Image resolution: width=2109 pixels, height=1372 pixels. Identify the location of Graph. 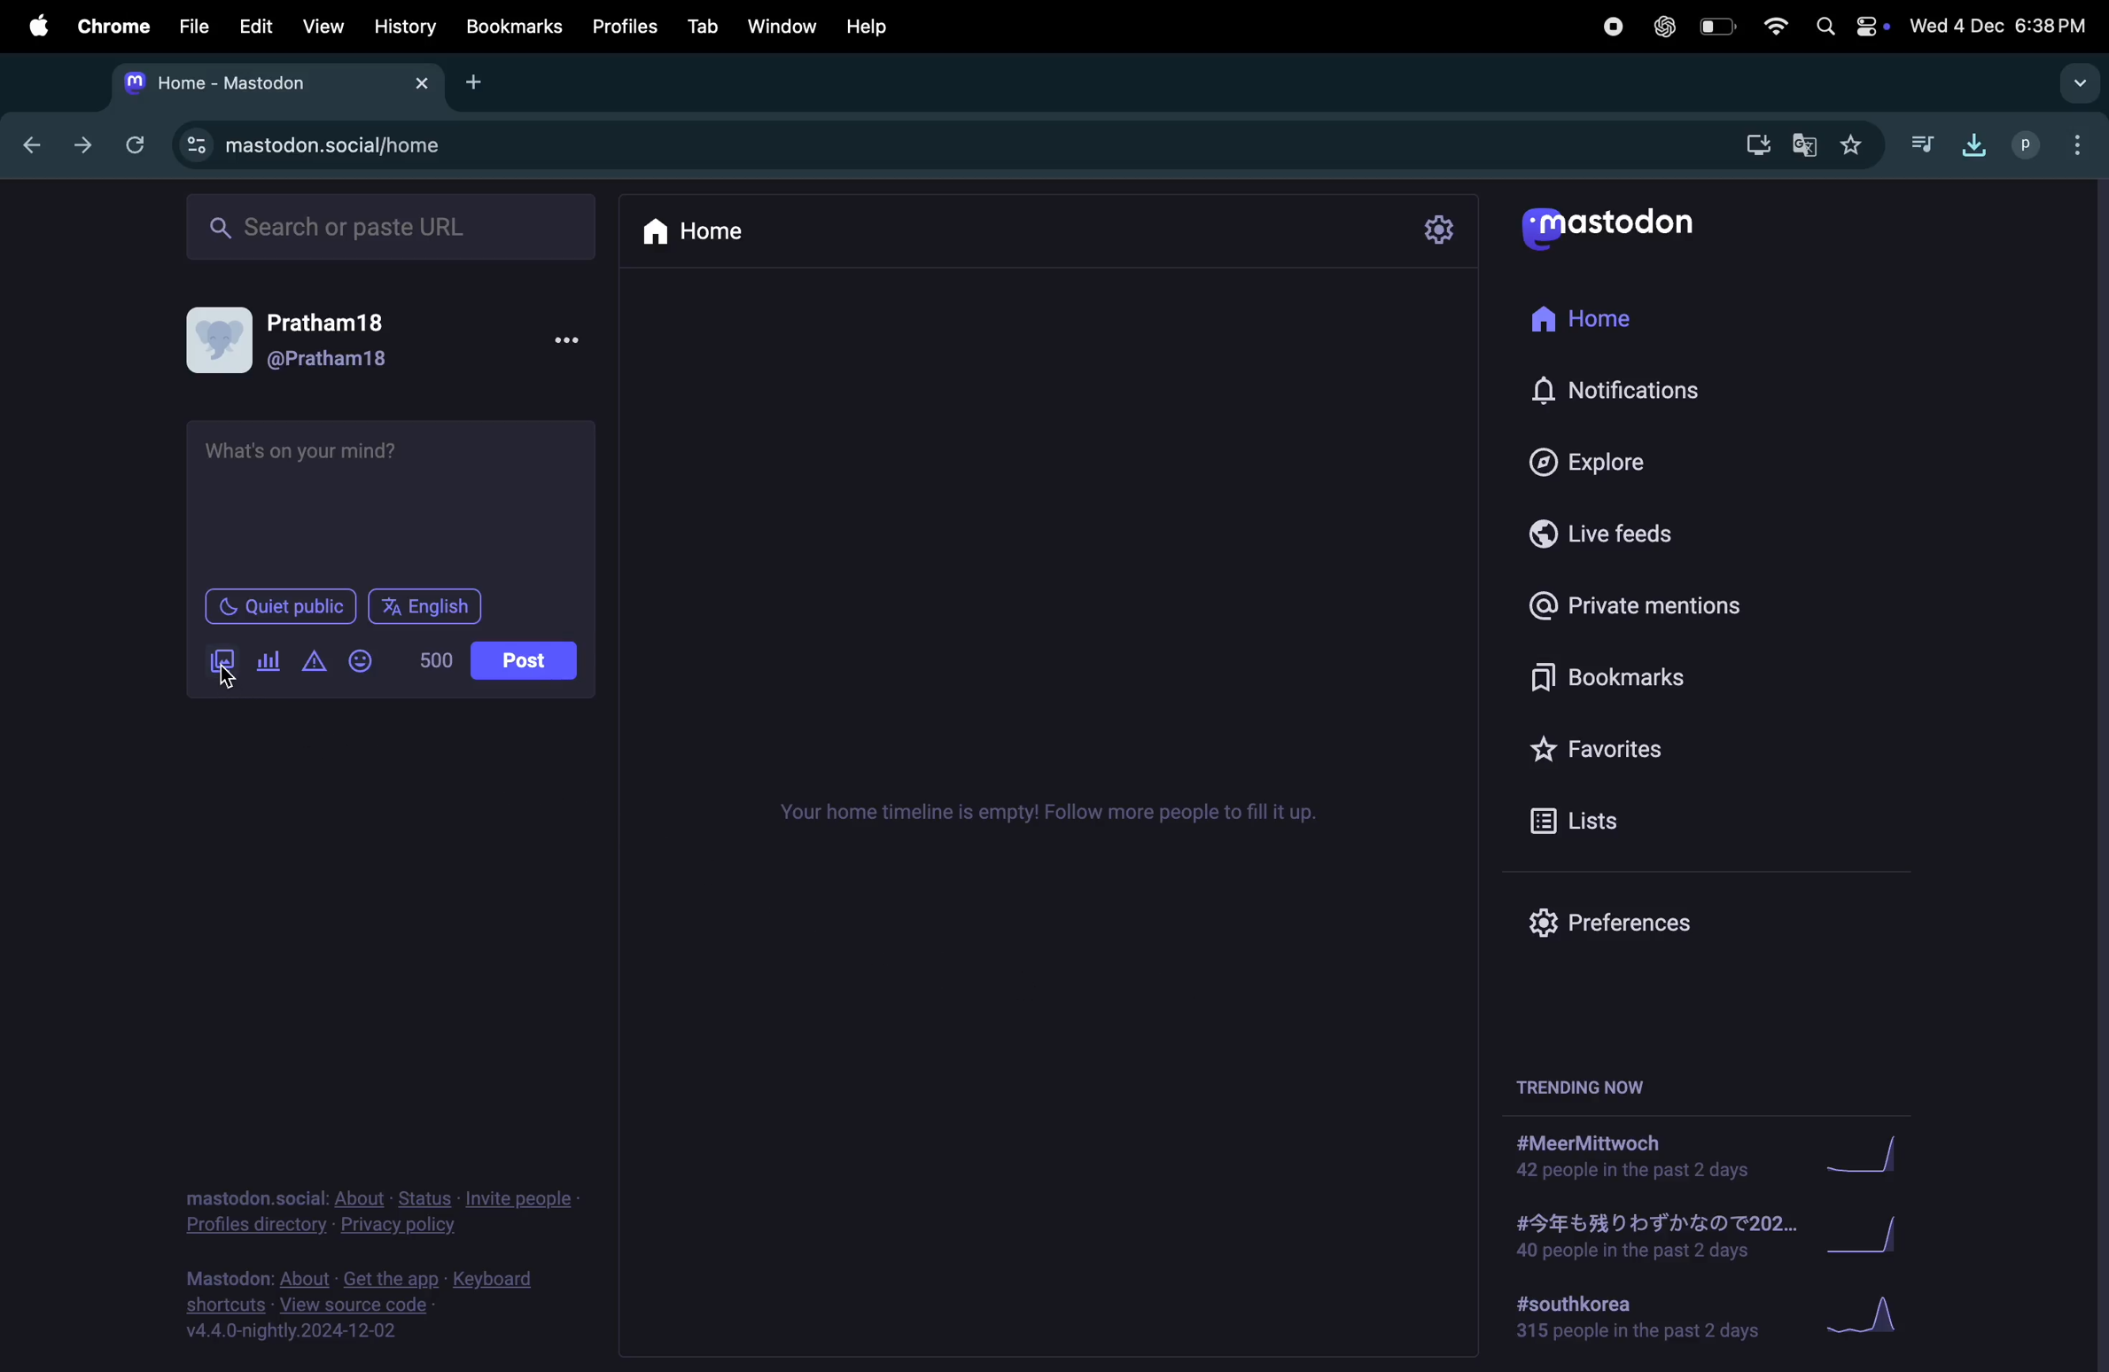
(1873, 1151).